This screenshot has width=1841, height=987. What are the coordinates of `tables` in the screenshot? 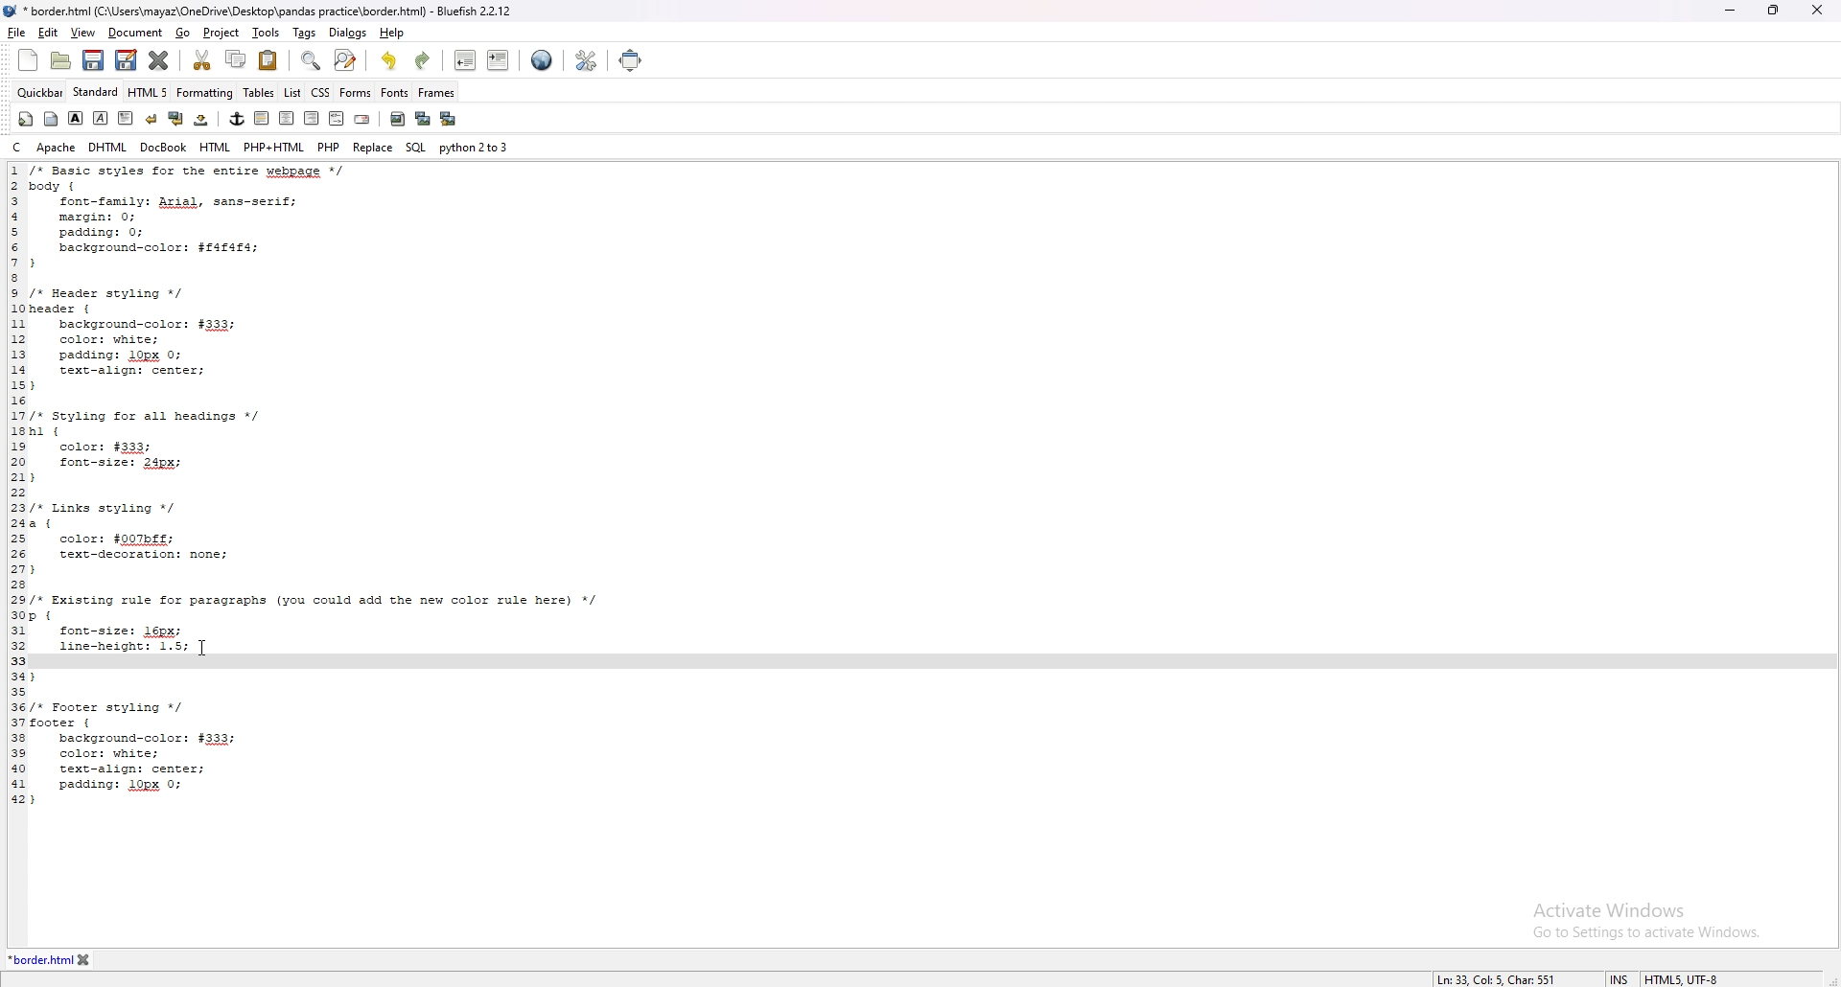 It's located at (259, 92).